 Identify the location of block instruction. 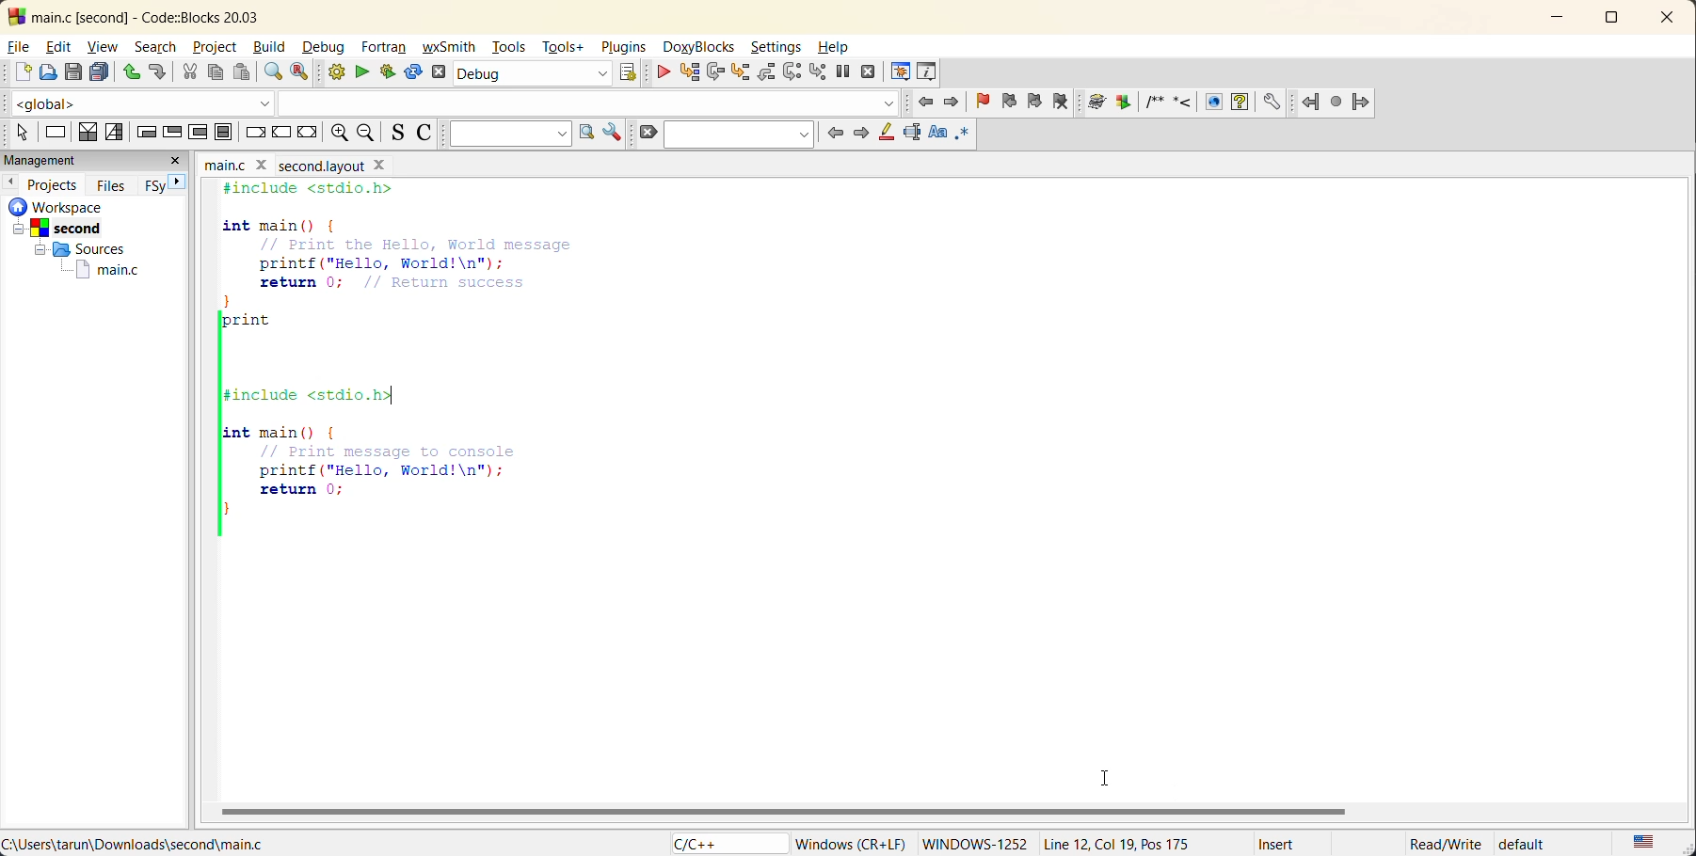
(223, 132).